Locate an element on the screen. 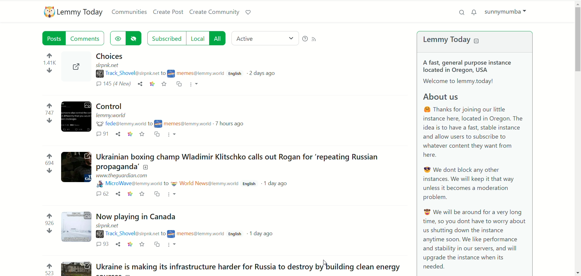 This screenshot has width=581, height=276. share is located at coordinates (118, 194).